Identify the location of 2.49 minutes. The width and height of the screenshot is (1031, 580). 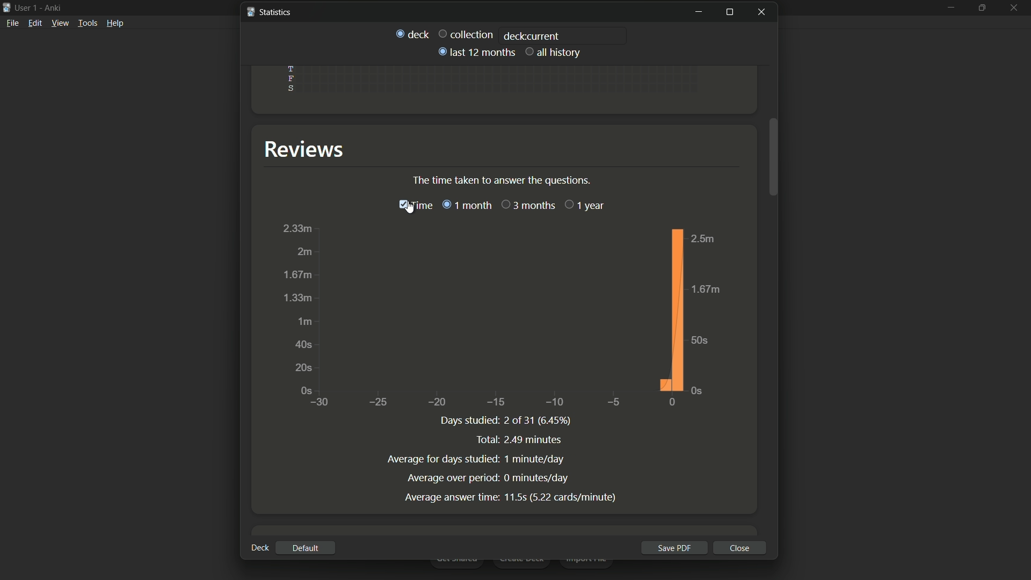
(534, 439).